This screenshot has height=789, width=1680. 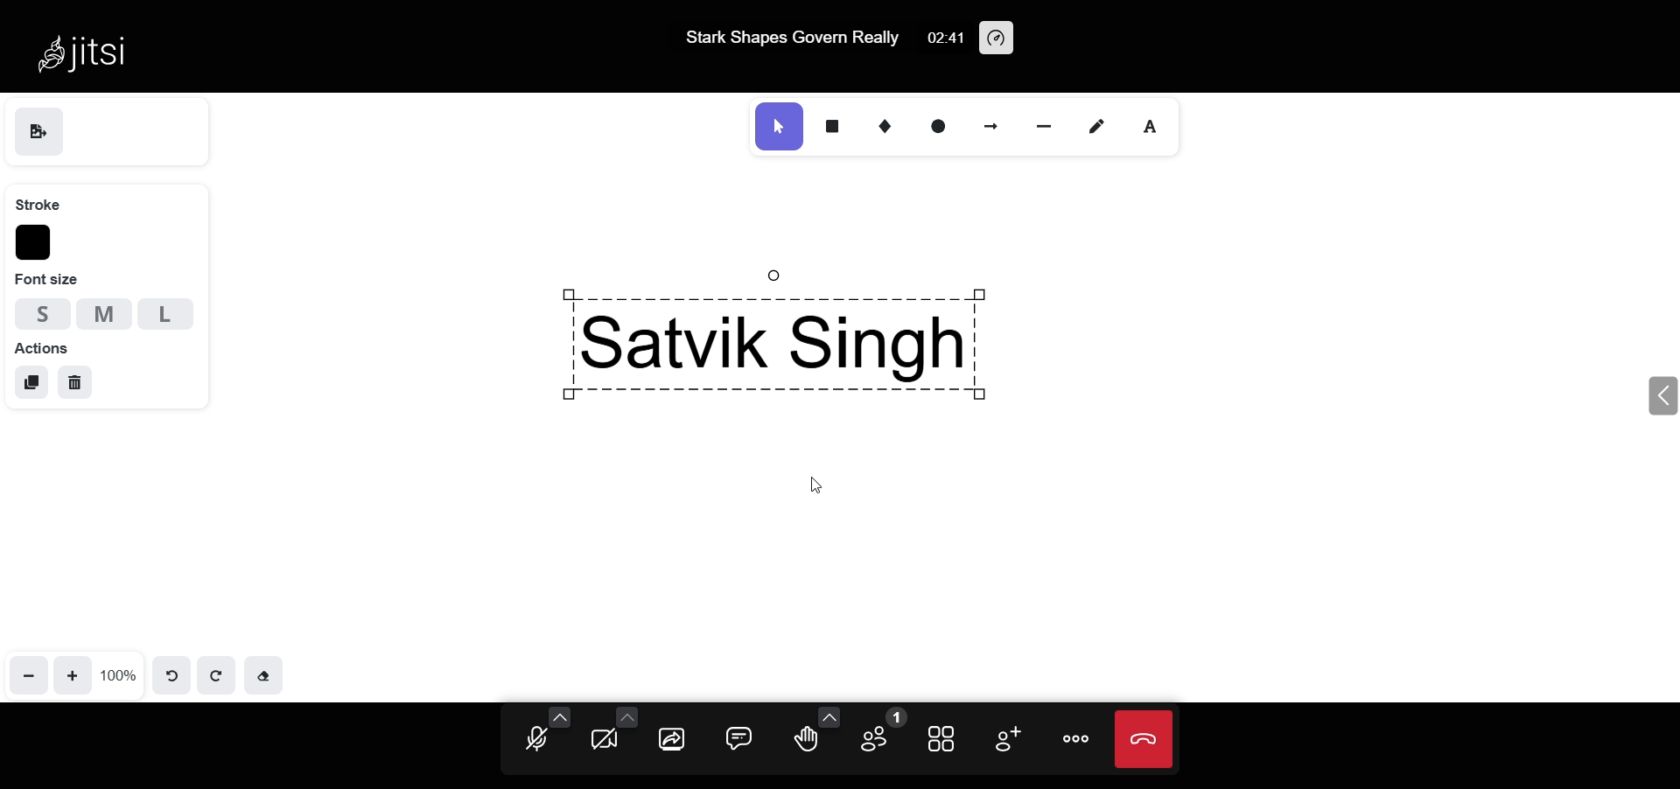 I want to click on eraser, so click(x=263, y=674).